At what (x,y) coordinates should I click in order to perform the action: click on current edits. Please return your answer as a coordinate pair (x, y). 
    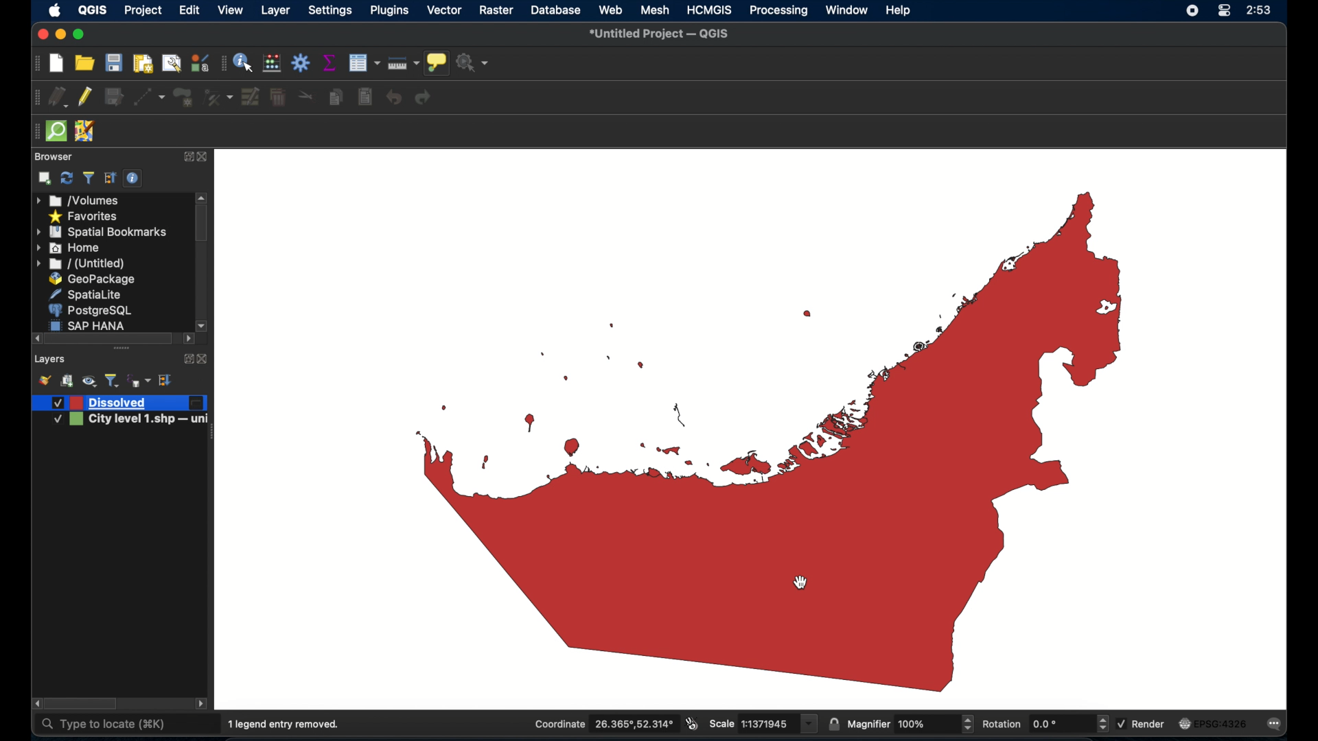
    Looking at the image, I should click on (58, 97).